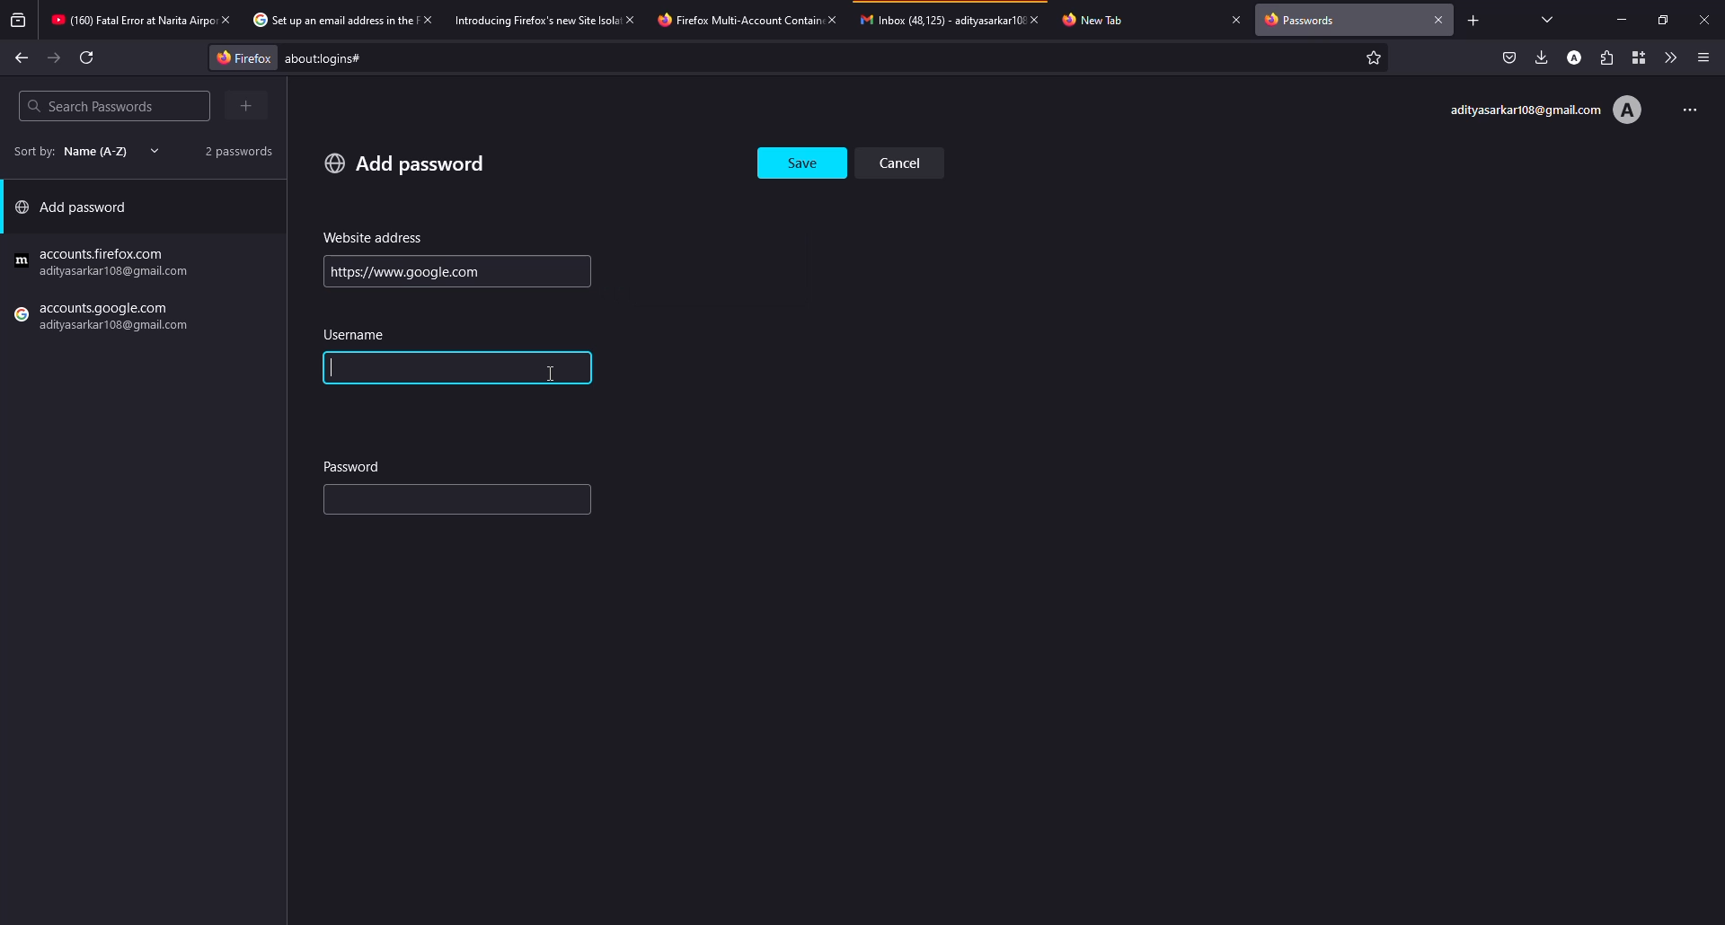 The width and height of the screenshot is (1725, 925). Describe the element at coordinates (940, 19) in the screenshot. I see `tab` at that location.